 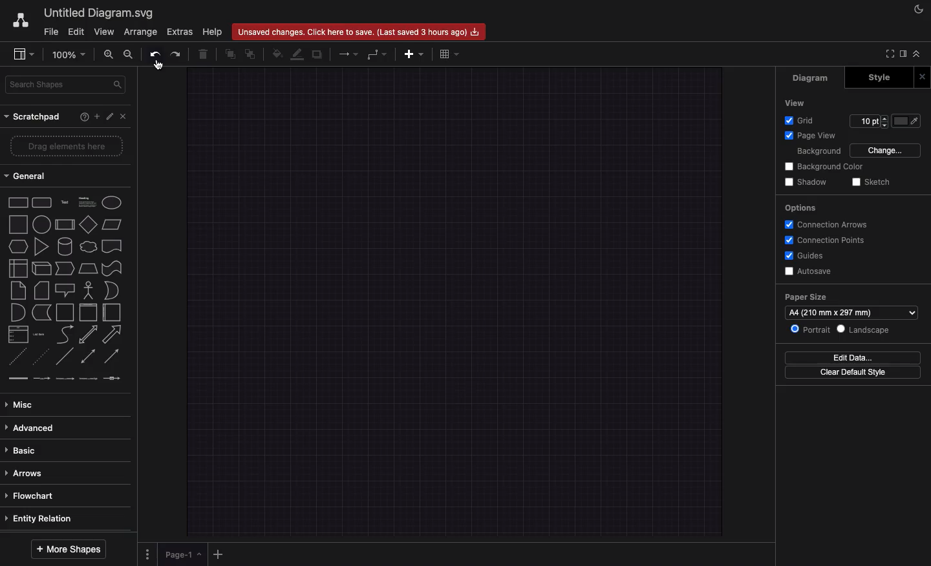 What do you see at coordinates (451, 52) in the screenshot?
I see `Table` at bounding box center [451, 52].